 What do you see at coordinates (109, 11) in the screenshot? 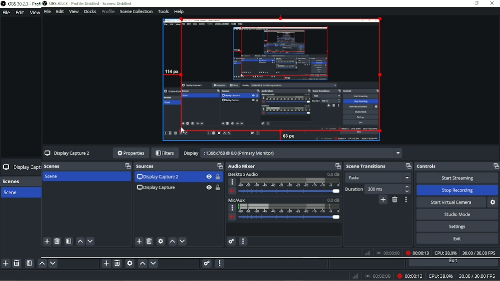
I see `Profile` at bounding box center [109, 11].